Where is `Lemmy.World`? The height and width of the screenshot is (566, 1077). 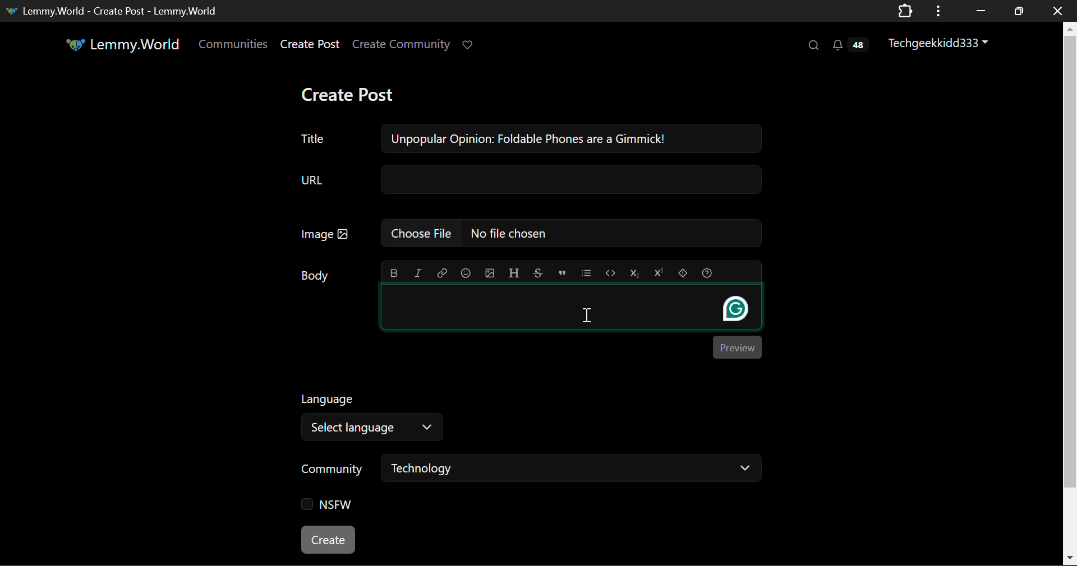
Lemmy.World is located at coordinates (125, 46).